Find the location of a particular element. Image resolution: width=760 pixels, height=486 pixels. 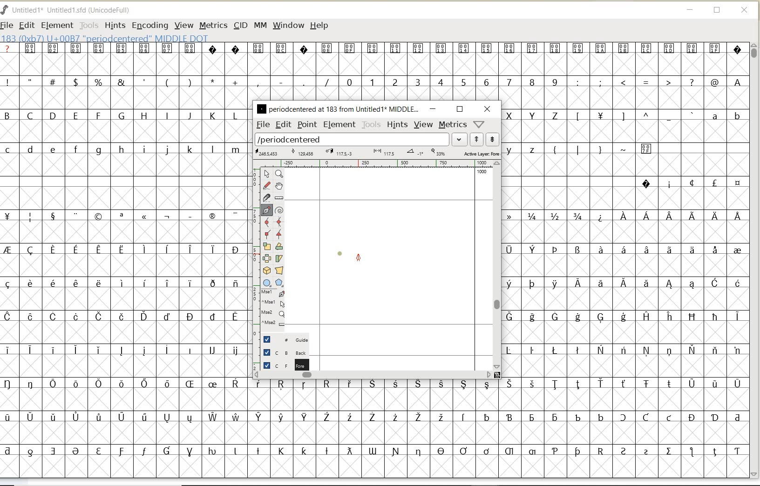

Add a corner point is located at coordinates (279, 233).